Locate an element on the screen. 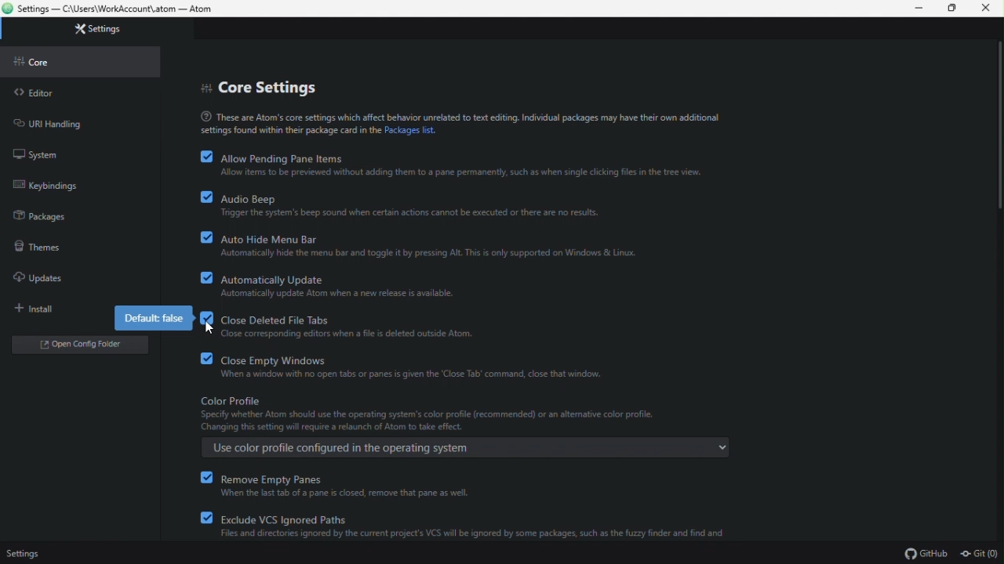 The image size is (1004, 564). system is located at coordinates (38, 154).